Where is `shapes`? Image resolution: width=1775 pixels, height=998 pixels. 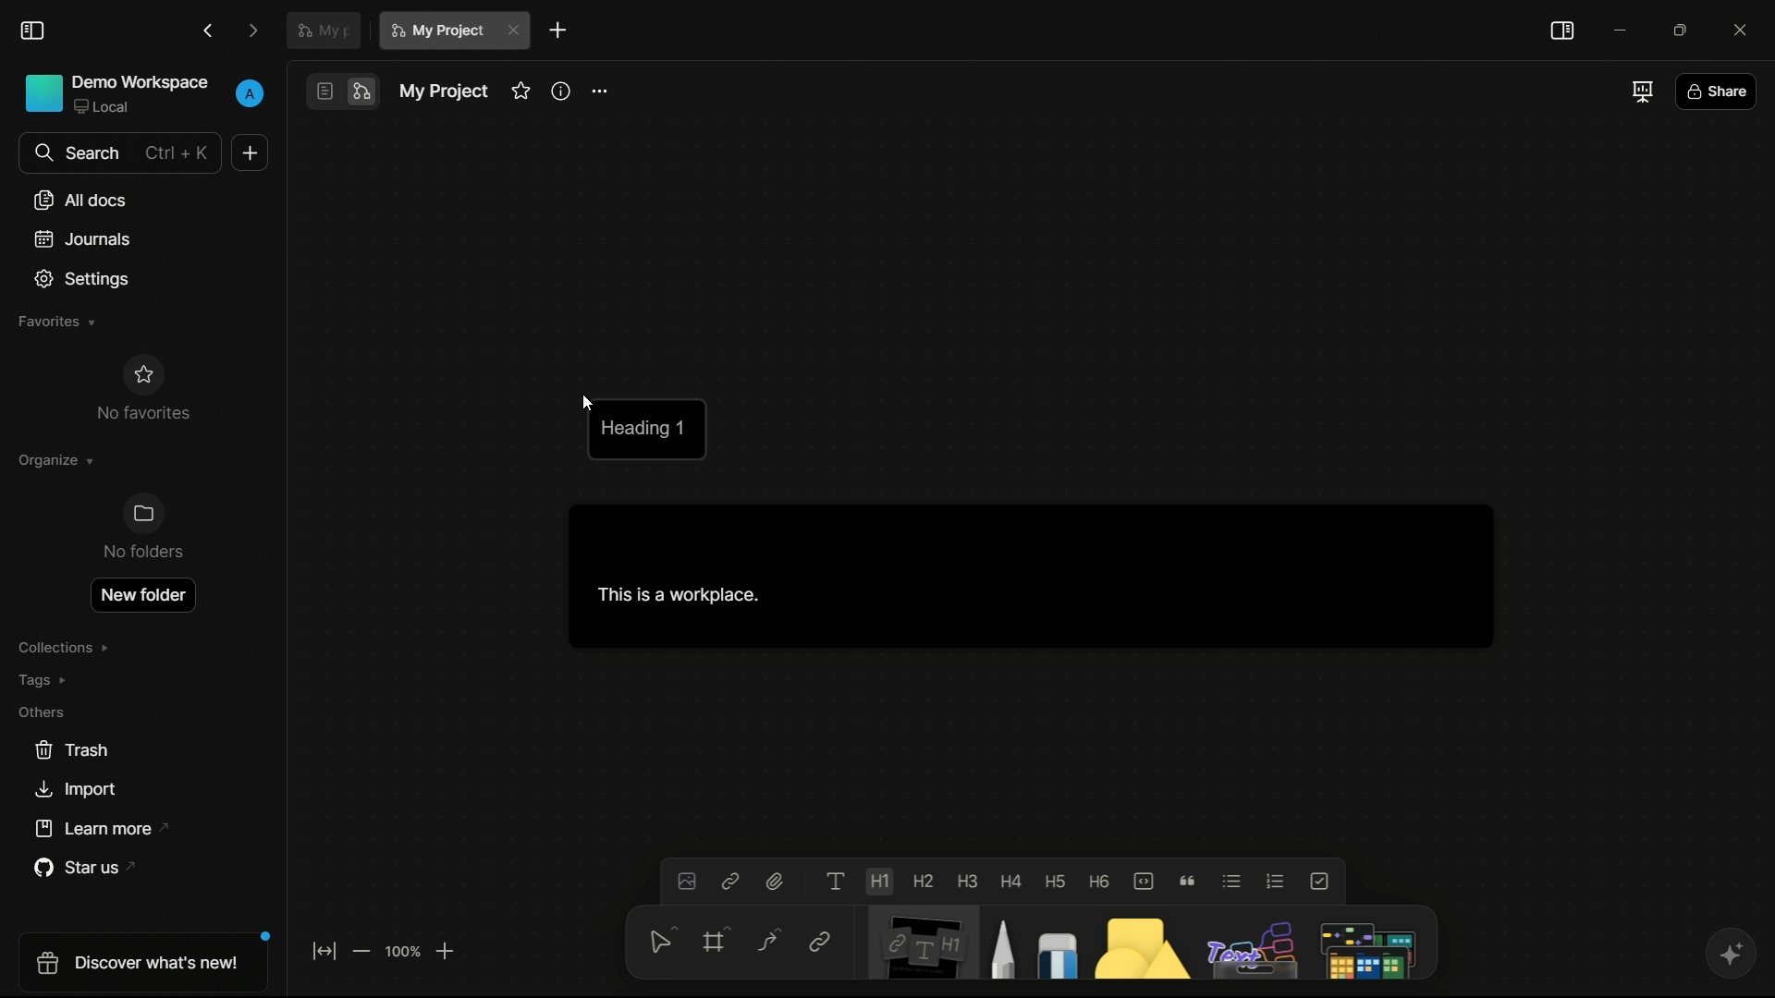 shapes is located at coordinates (1135, 942).